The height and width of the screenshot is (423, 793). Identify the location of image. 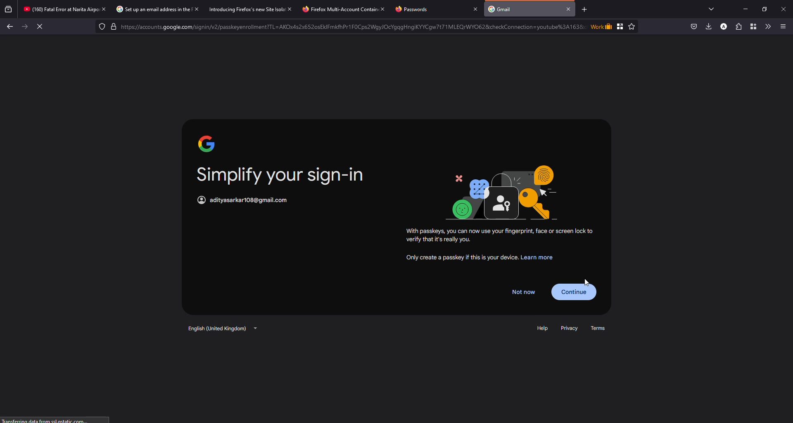
(509, 193).